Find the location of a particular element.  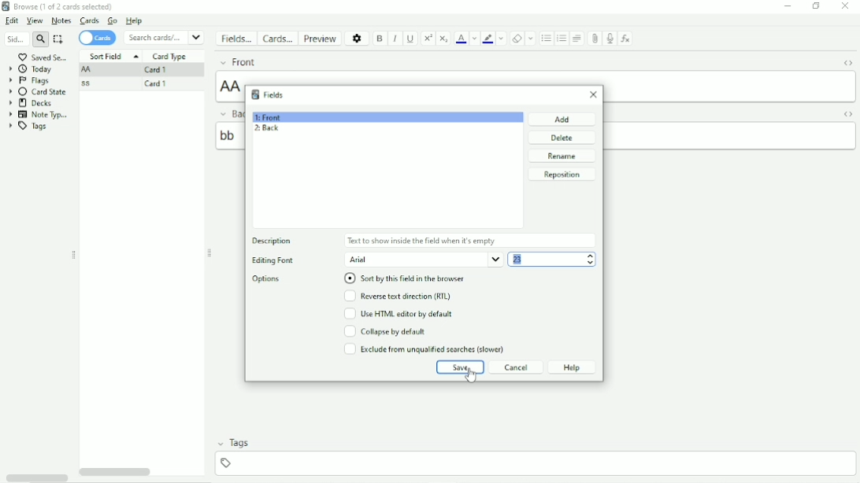

Bold is located at coordinates (380, 39).